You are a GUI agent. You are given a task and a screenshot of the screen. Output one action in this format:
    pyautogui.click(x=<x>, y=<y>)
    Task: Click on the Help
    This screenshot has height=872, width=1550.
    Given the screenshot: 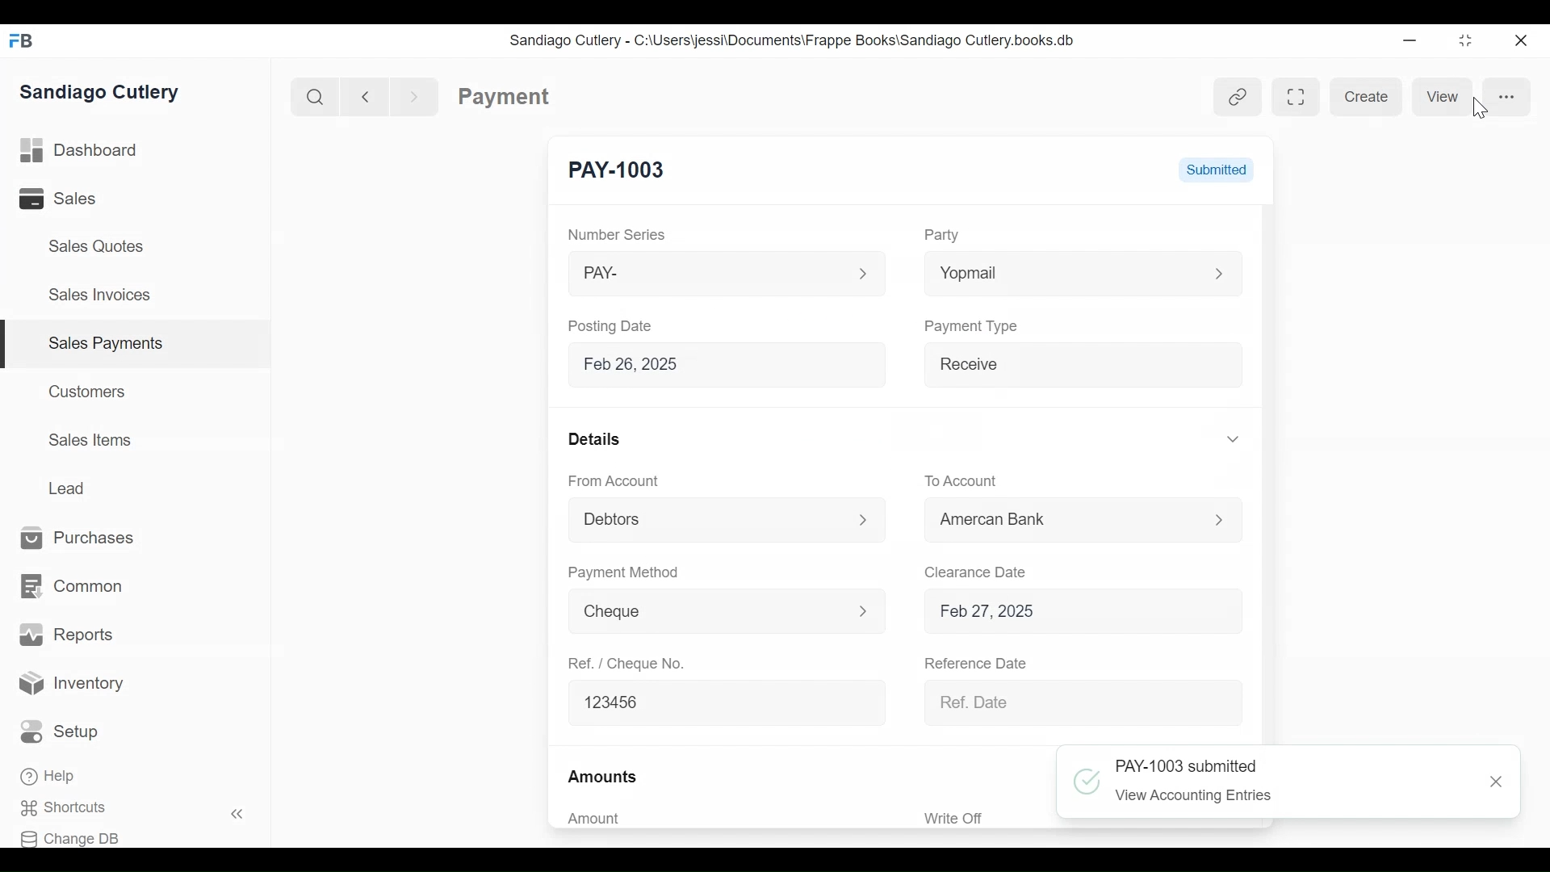 What is the action you would take?
    pyautogui.click(x=50, y=778)
    